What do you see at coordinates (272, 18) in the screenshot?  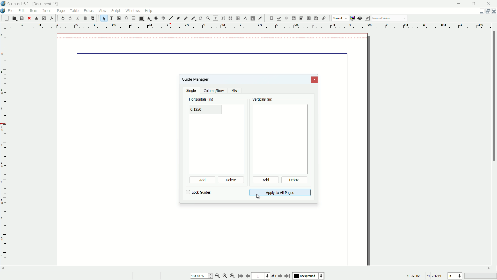 I see `pdf push button` at bounding box center [272, 18].